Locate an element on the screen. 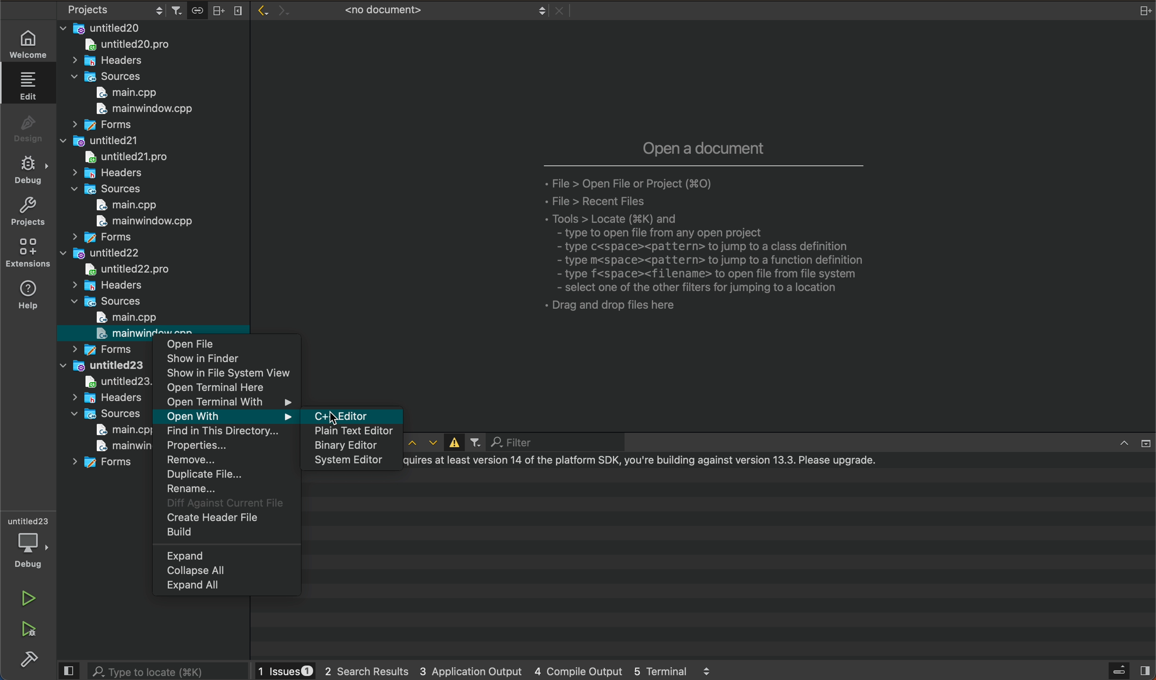  queries at least version 14 of the platform SDK, you're building against version 13.3. Please upgrade. is located at coordinates (650, 462).